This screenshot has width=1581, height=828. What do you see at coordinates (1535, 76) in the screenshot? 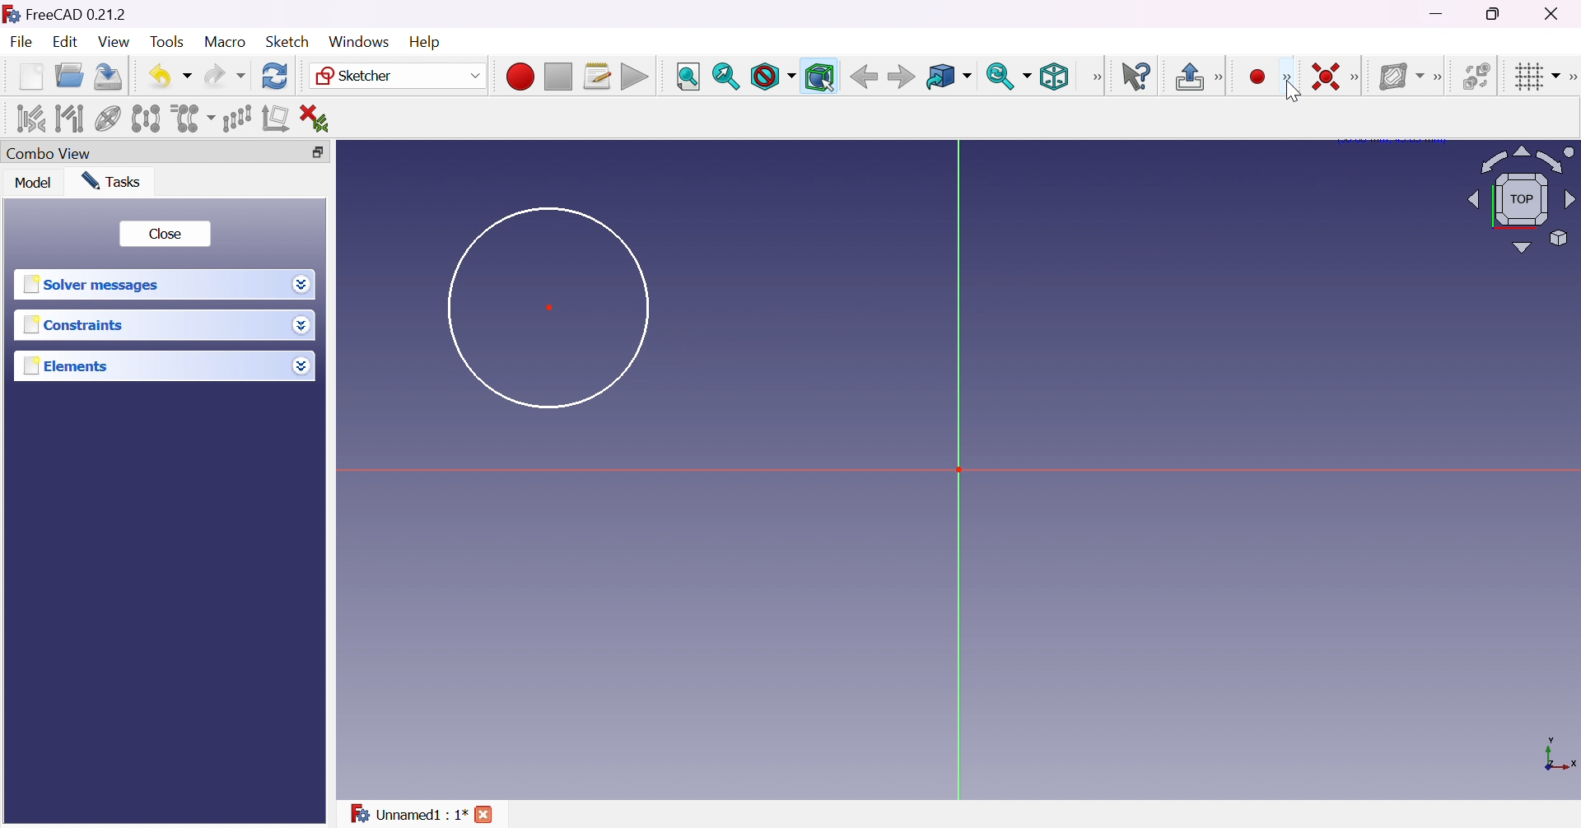
I see `Toggle grid` at bounding box center [1535, 76].